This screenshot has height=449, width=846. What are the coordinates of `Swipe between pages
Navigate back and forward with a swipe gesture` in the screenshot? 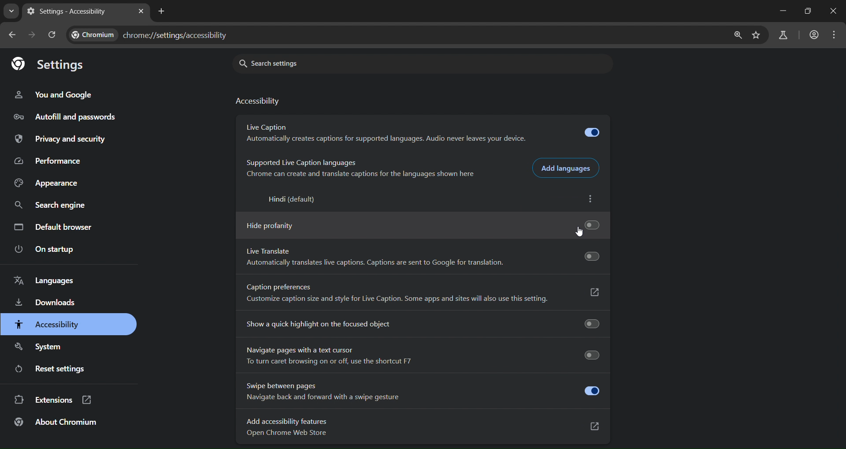 It's located at (419, 392).